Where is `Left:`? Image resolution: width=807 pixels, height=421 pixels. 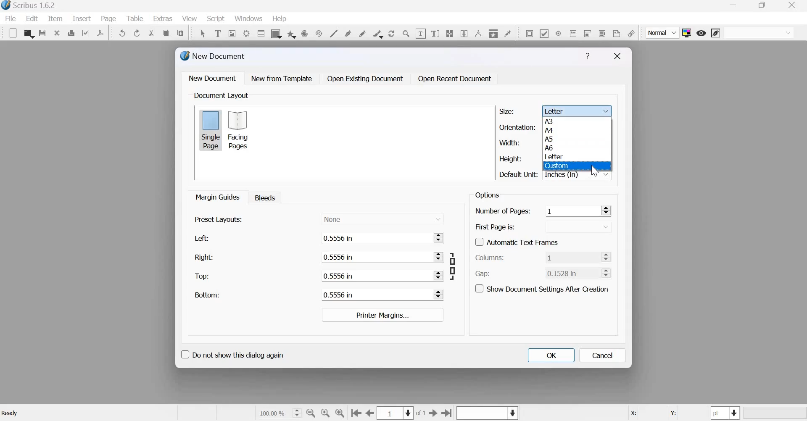 Left: is located at coordinates (200, 238).